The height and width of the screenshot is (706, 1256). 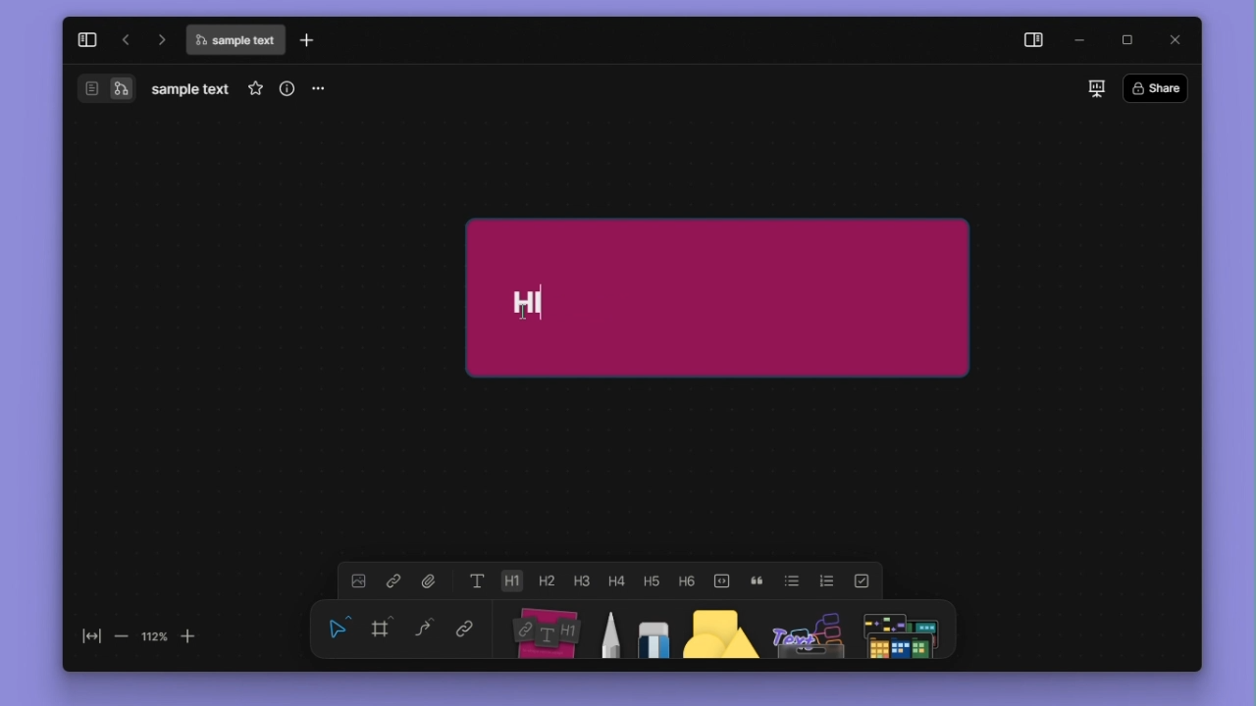 I want to click on Heading 3, so click(x=581, y=580).